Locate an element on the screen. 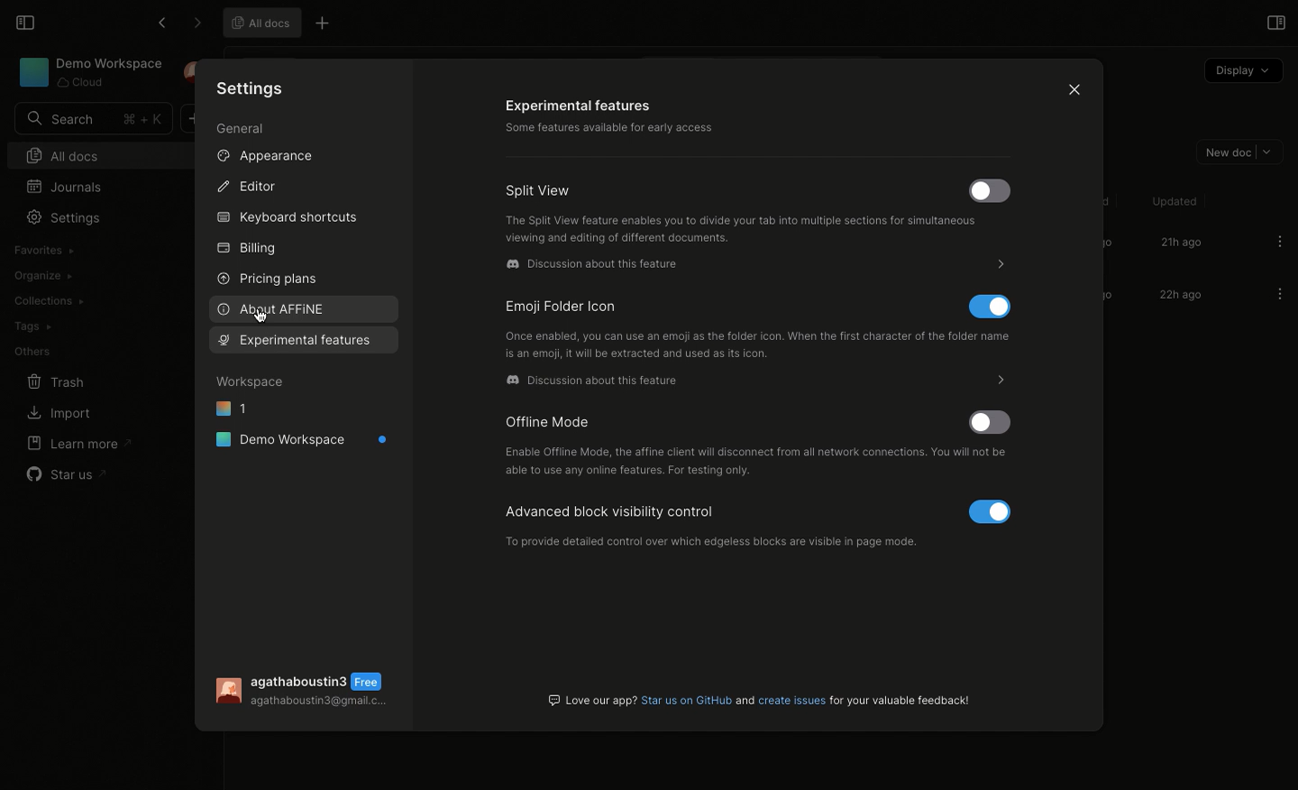 The width and height of the screenshot is (1298, 790). Options is located at coordinates (1279, 295).